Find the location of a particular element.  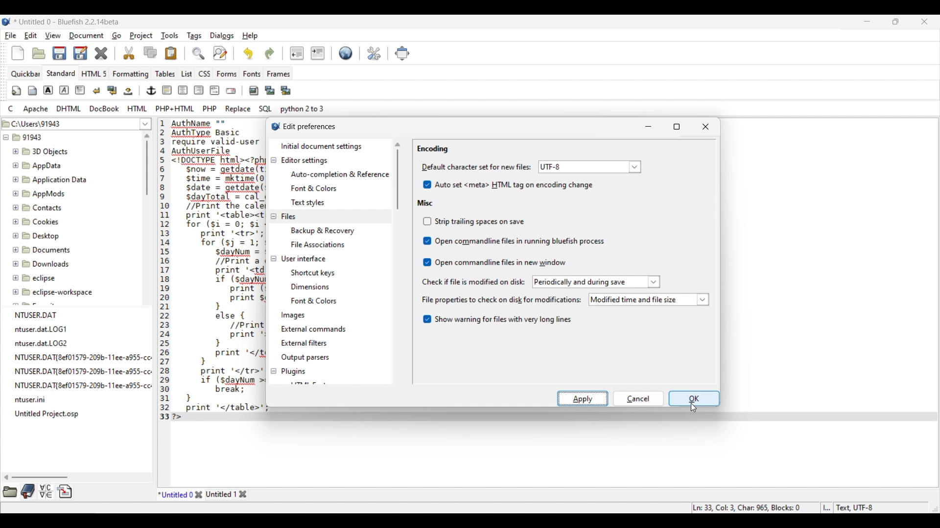

Close tab is located at coordinates (199, 494).